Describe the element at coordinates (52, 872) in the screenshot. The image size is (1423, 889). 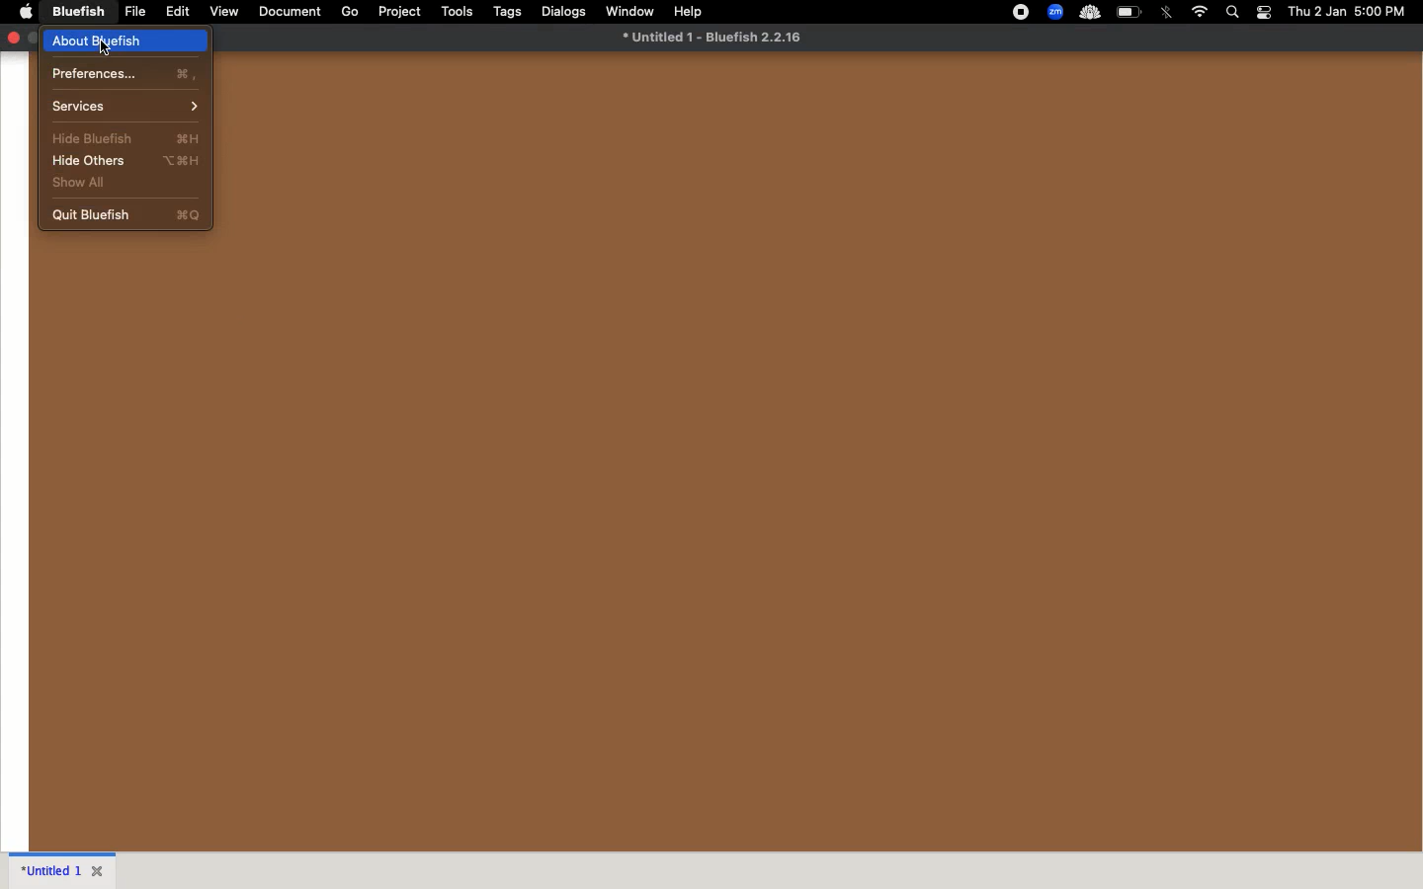
I see `untitled 1` at that location.